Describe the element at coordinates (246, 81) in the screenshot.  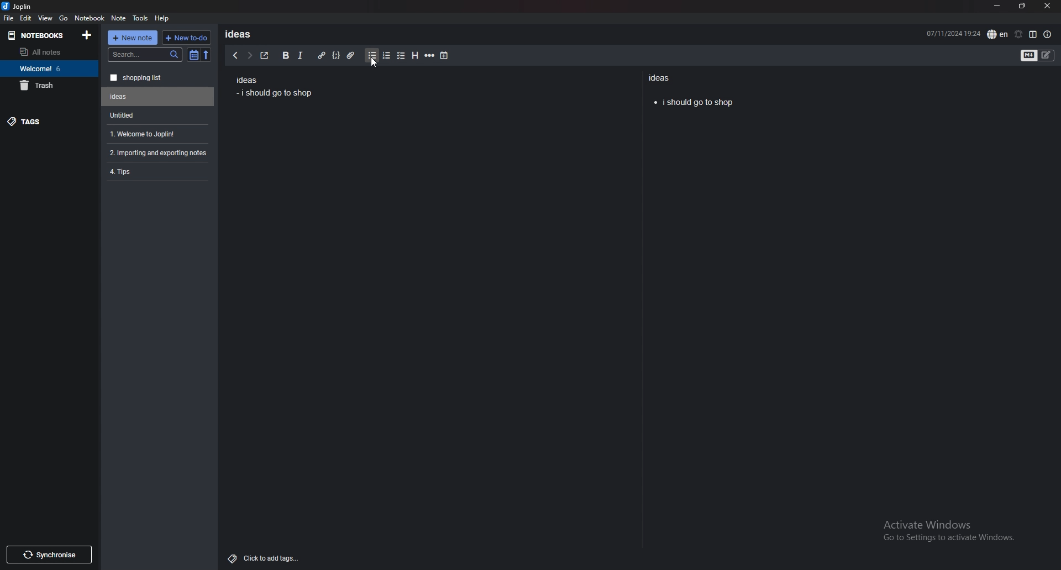
I see `ideas` at that location.